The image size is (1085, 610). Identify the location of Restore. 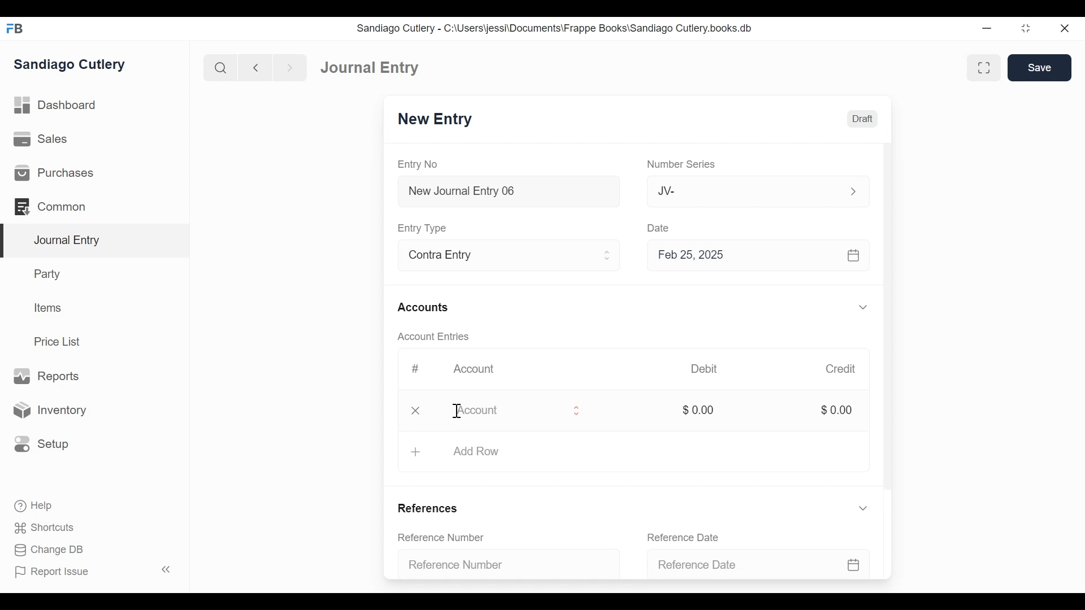
(1027, 28).